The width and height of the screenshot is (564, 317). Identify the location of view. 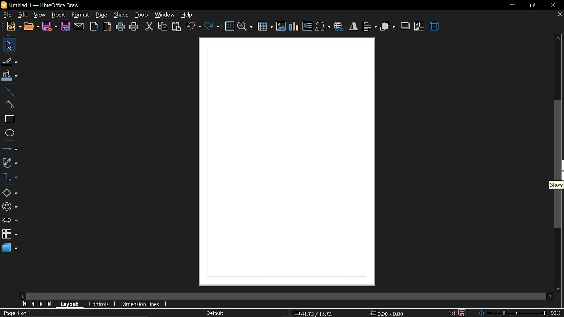
(38, 15).